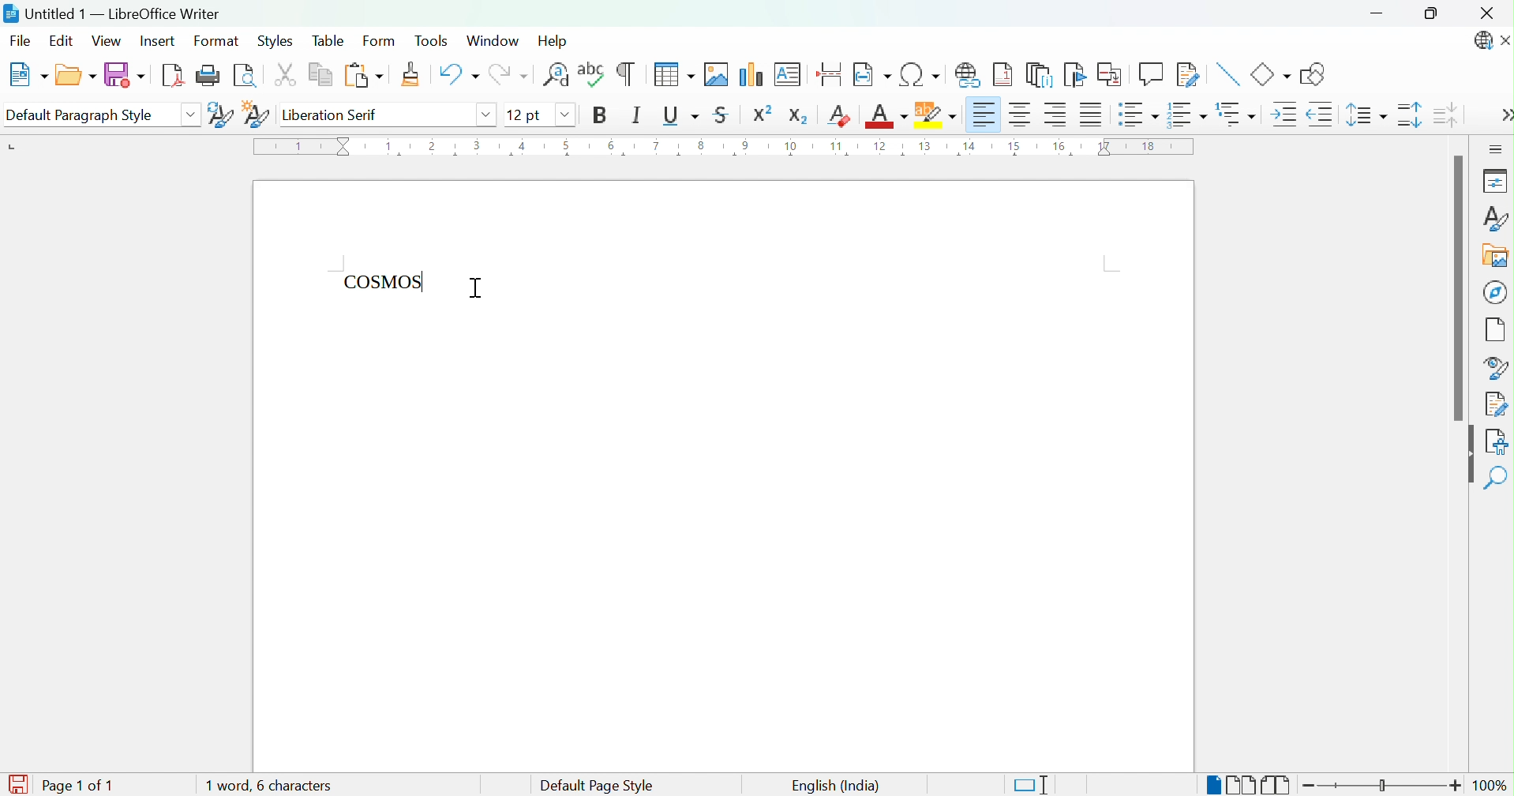  Describe the element at coordinates (85, 115) in the screenshot. I see `Default Paragraph Style` at that location.